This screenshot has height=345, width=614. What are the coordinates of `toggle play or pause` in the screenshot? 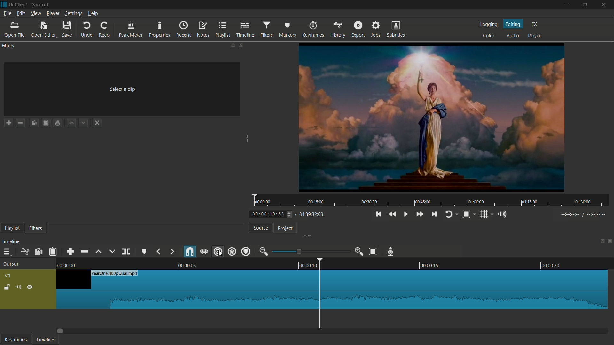 It's located at (405, 214).